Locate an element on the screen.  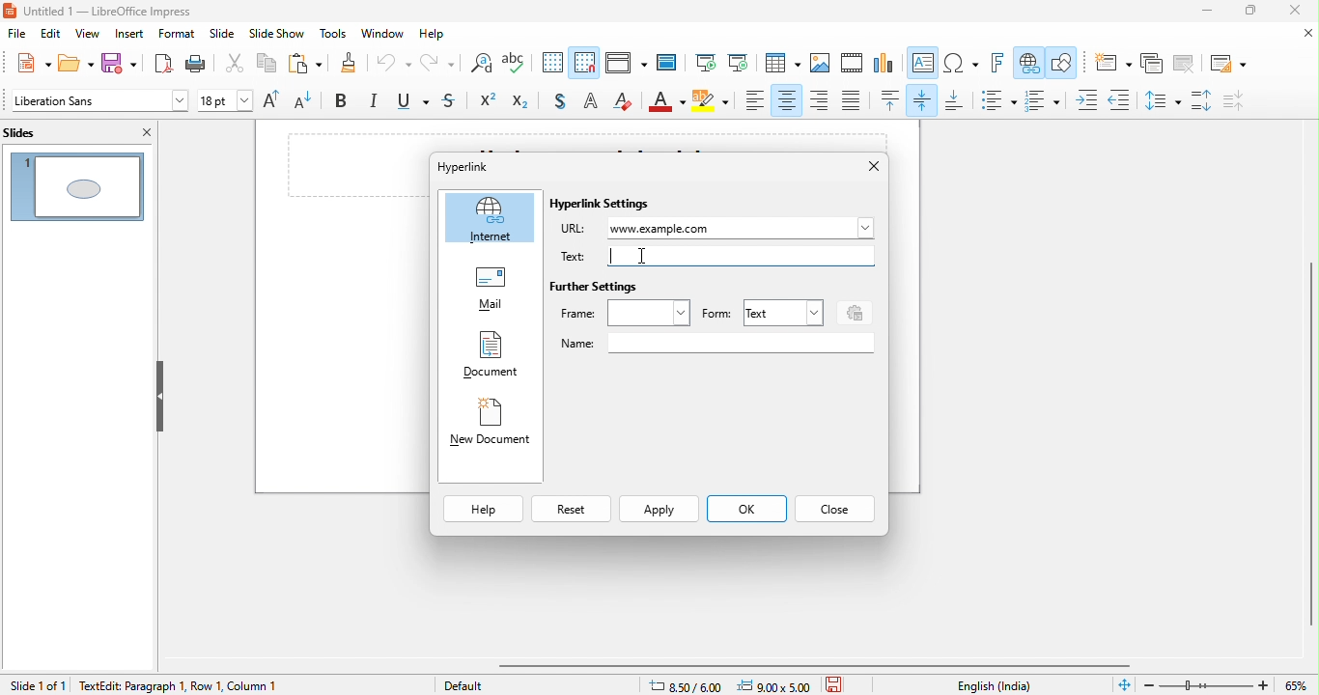
insert  is located at coordinates (130, 34).